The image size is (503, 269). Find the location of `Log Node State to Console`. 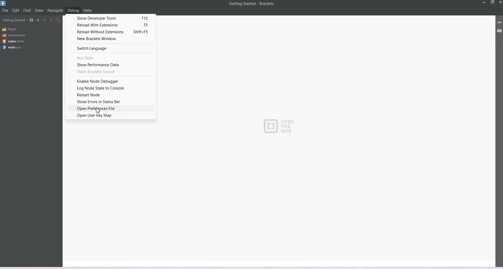

Log Node State to Console is located at coordinates (110, 88).